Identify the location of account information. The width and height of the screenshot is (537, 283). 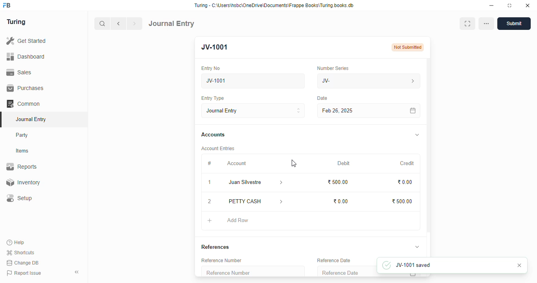
(280, 201).